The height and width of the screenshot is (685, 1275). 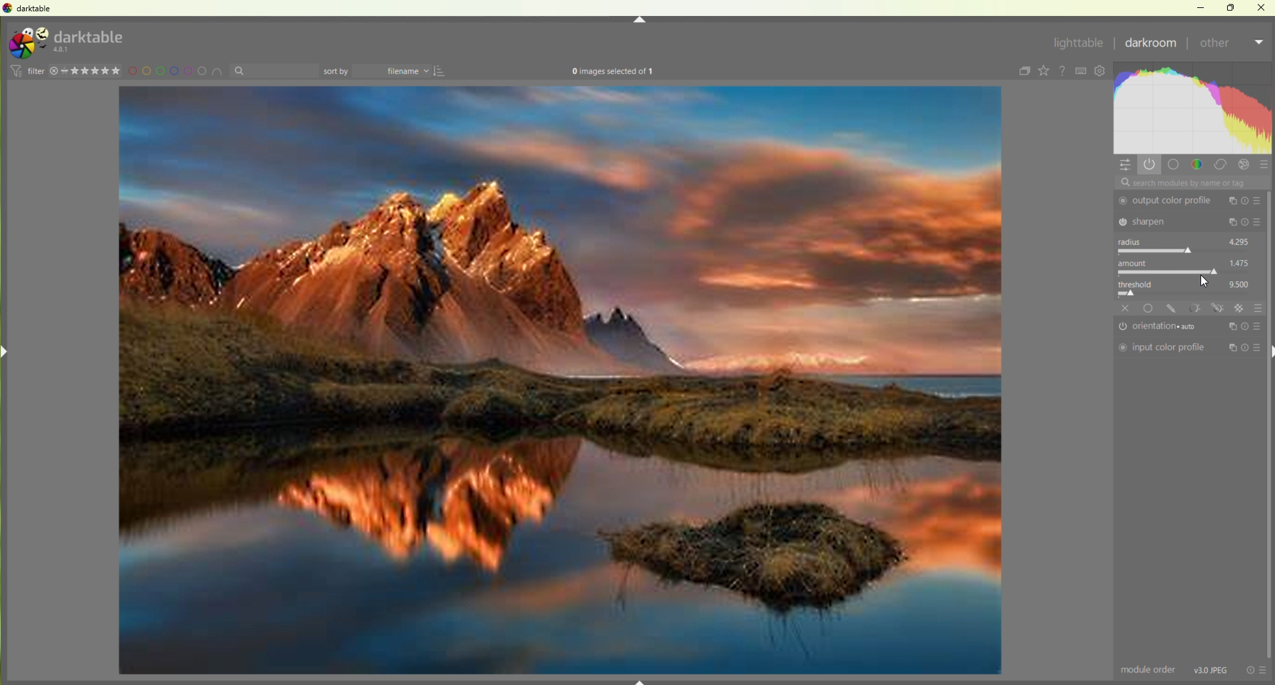 What do you see at coordinates (1240, 240) in the screenshot?
I see `value` at bounding box center [1240, 240].